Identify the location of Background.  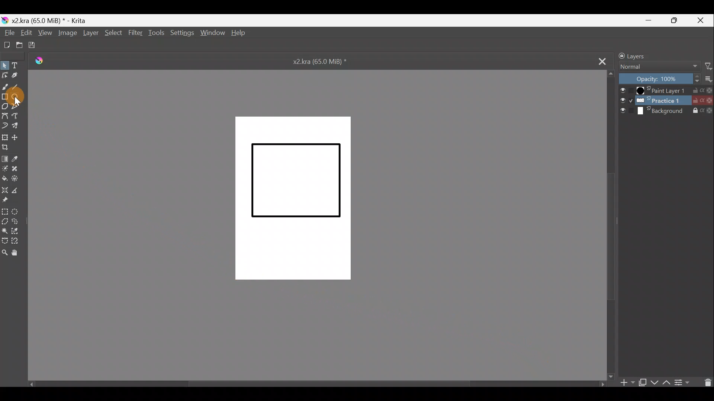
(668, 113).